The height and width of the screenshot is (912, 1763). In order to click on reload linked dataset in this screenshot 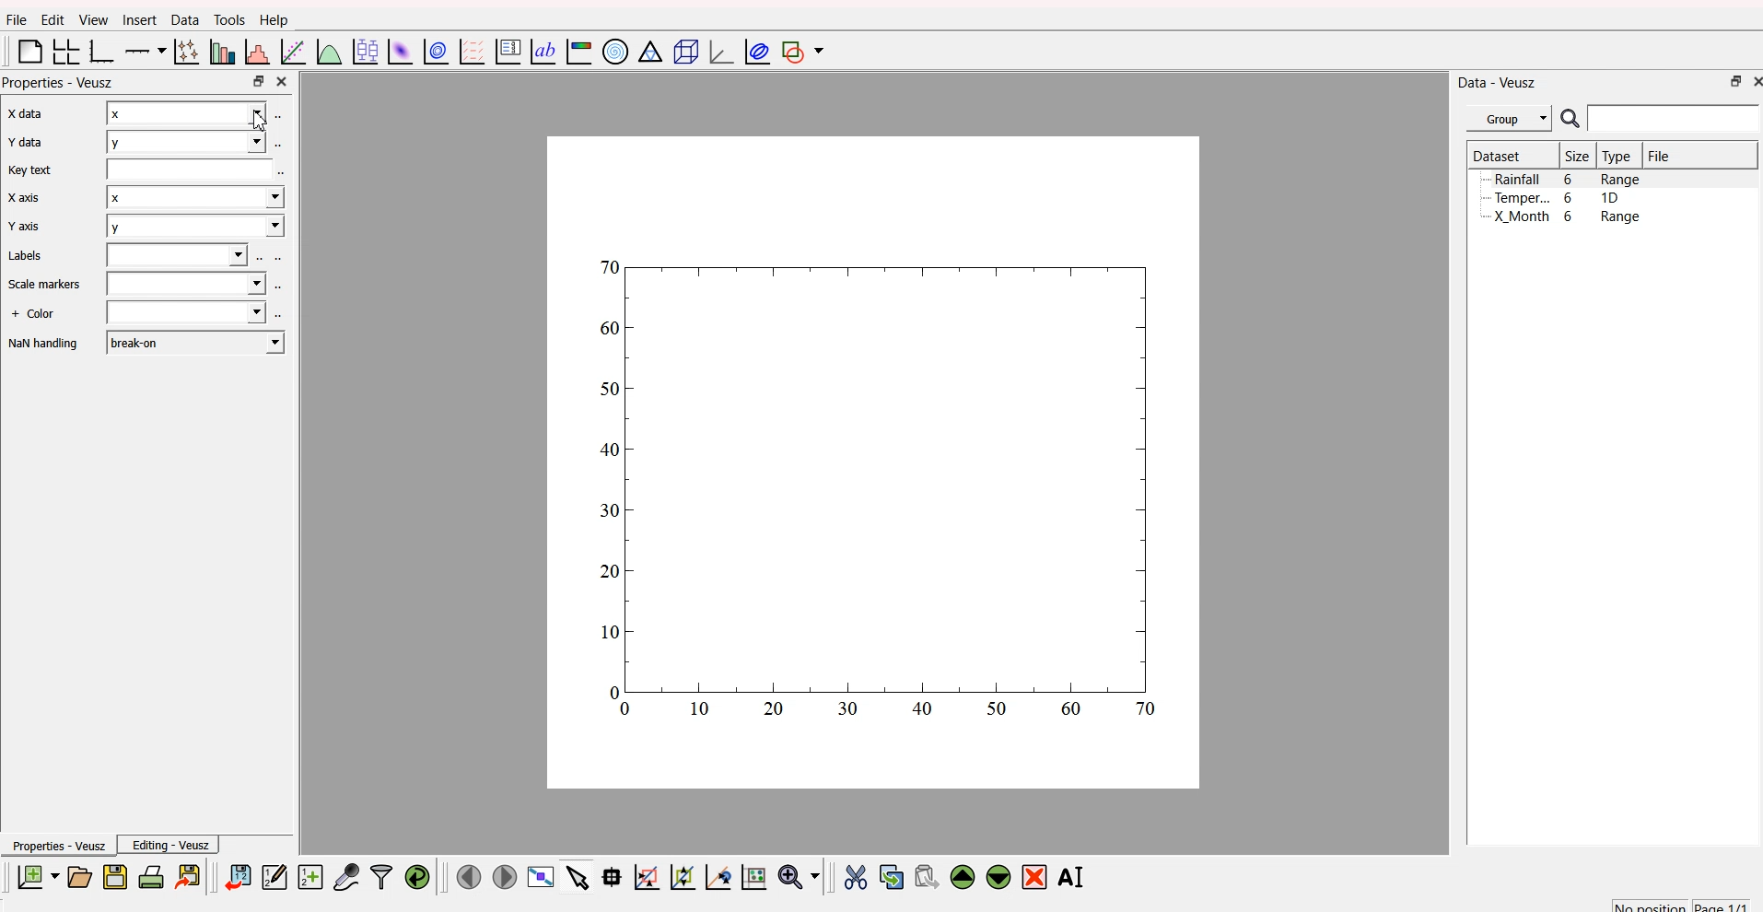, I will do `click(416, 874)`.